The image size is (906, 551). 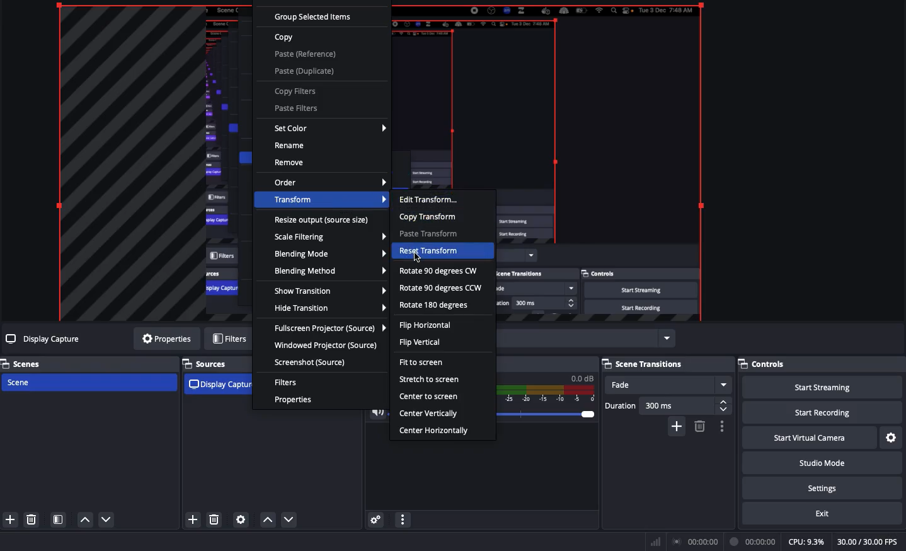 I want to click on Delete, so click(x=31, y=519).